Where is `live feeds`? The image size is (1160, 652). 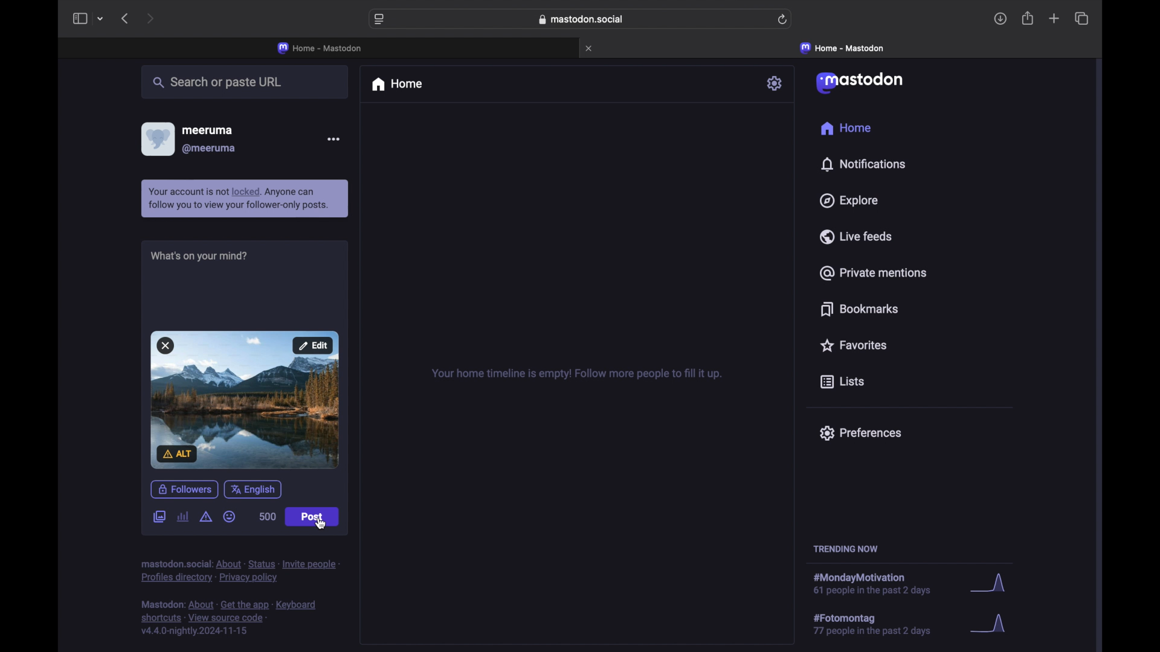 live feeds is located at coordinates (856, 237).